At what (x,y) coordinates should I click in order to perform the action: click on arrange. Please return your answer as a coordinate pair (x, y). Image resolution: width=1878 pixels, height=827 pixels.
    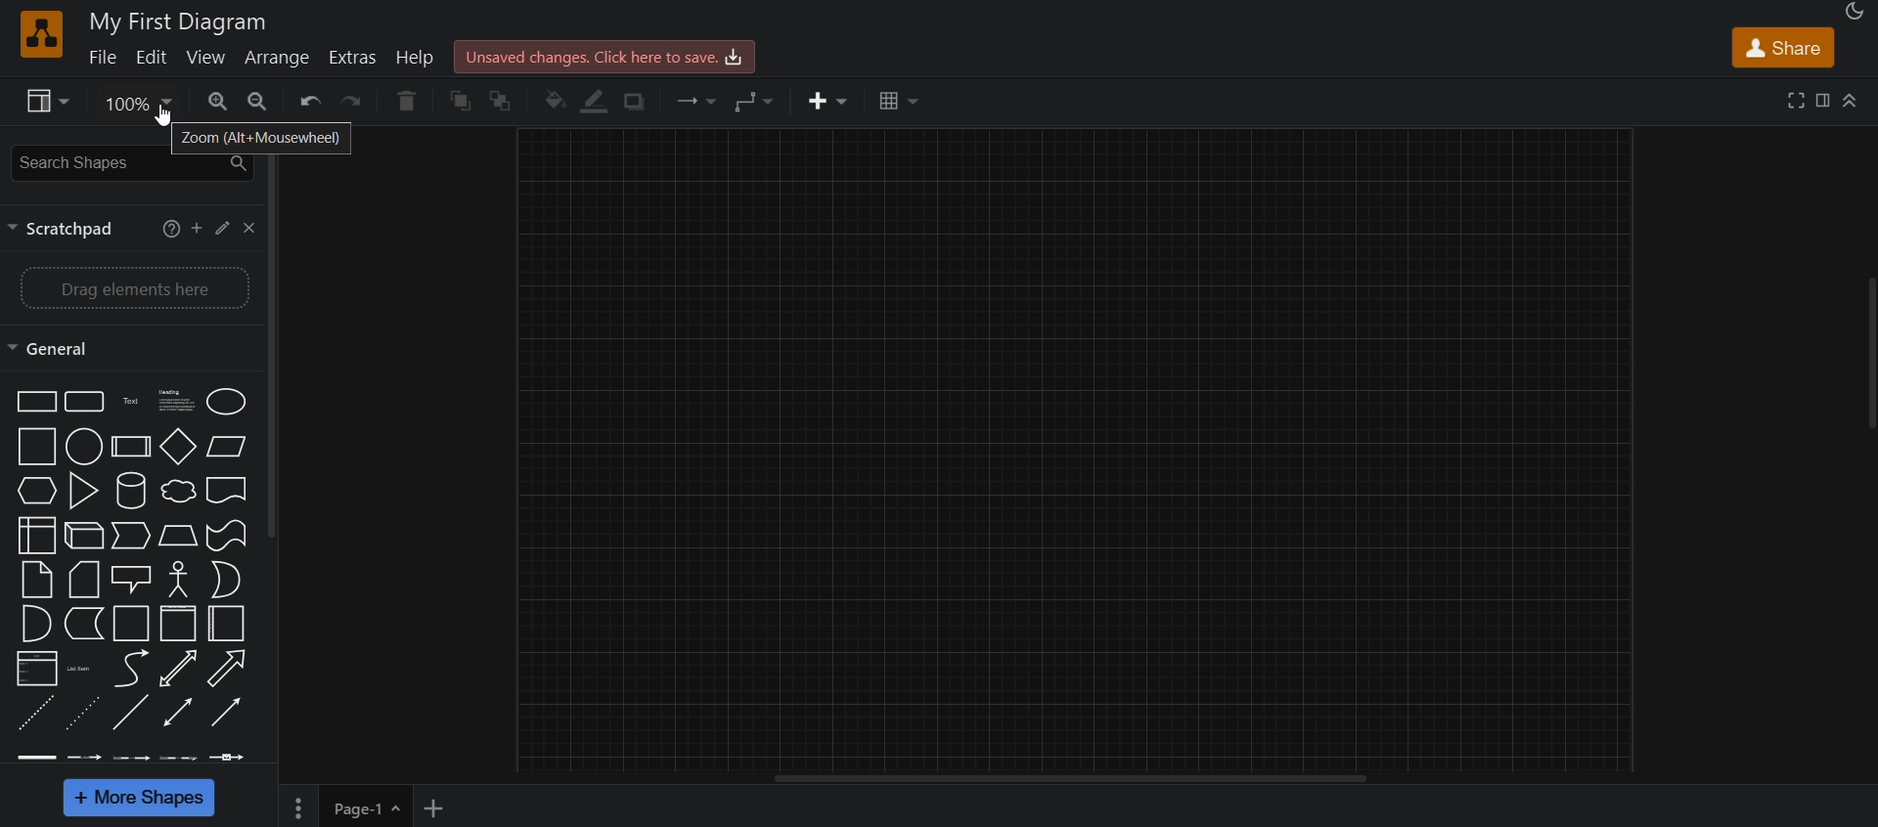
    Looking at the image, I should click on (278, 57).